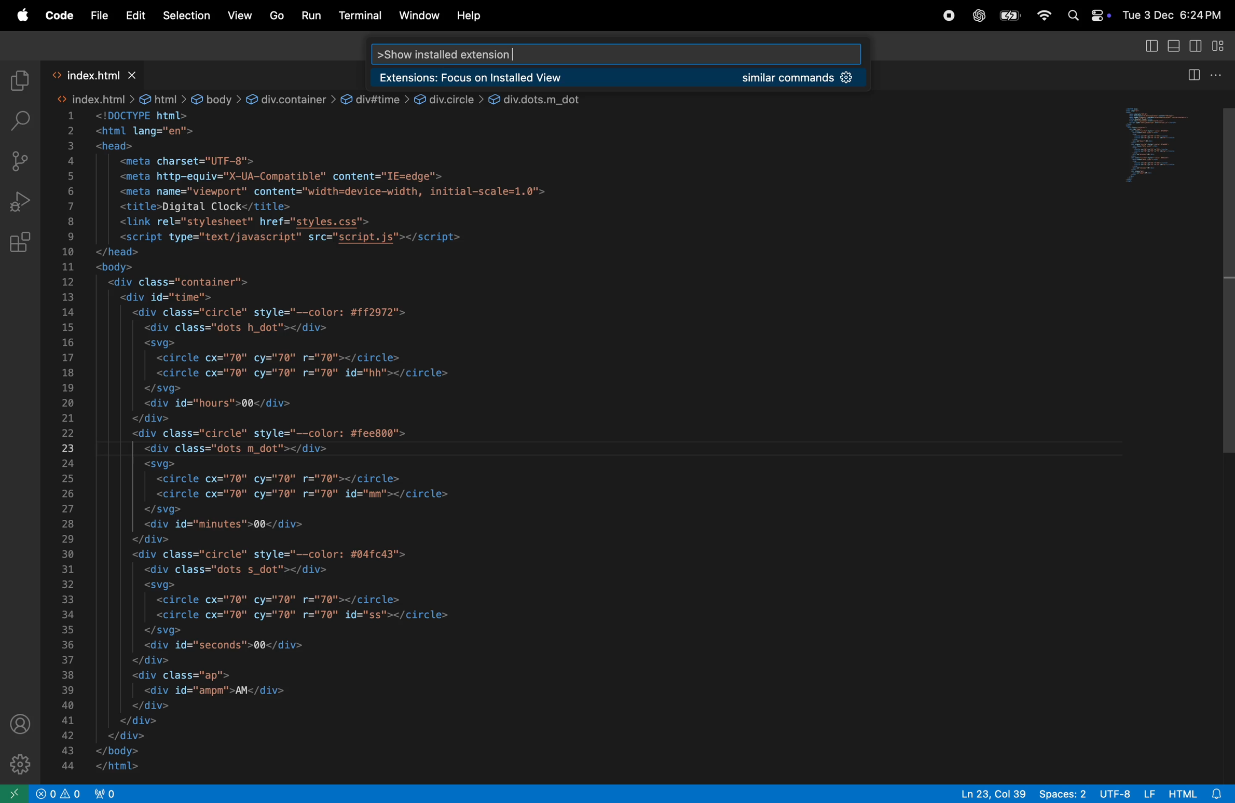 This screenshot has height=803, width=1235. I want to click on help, so click(473, 16).